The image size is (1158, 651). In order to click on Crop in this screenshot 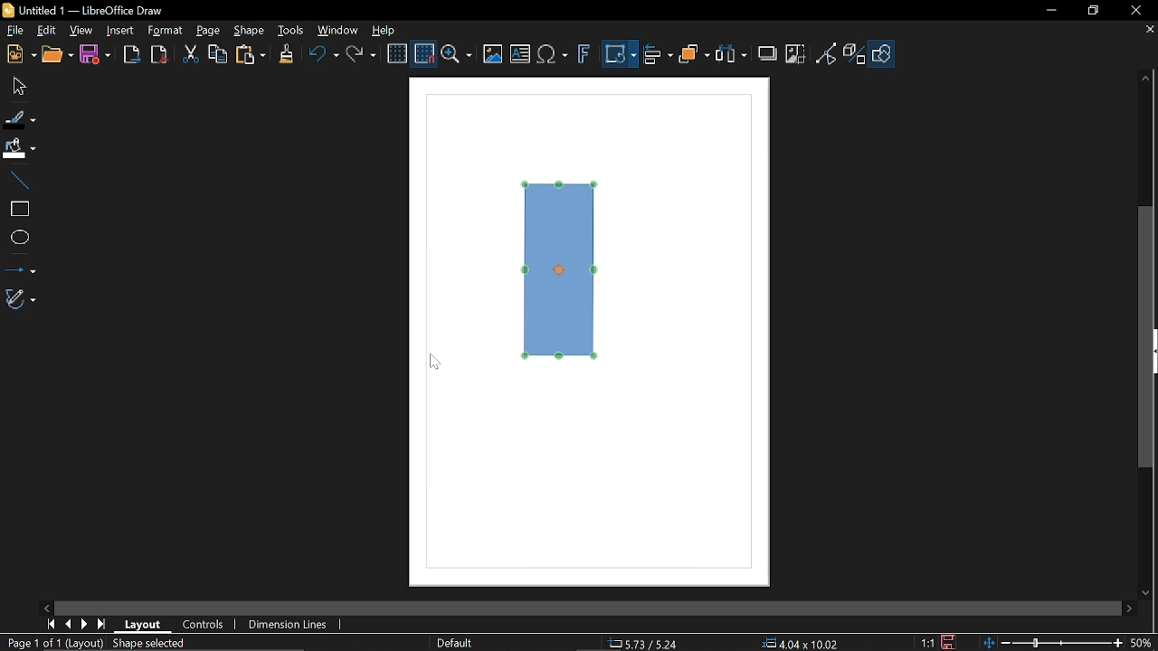, I will do `click(797, 55)`.